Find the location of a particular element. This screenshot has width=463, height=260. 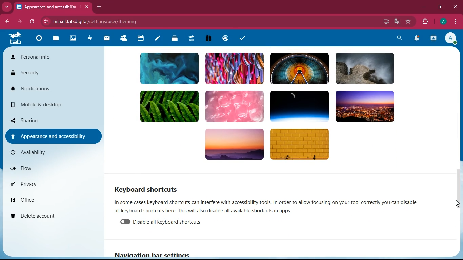

keyboard is located at coordinates (148, 188).